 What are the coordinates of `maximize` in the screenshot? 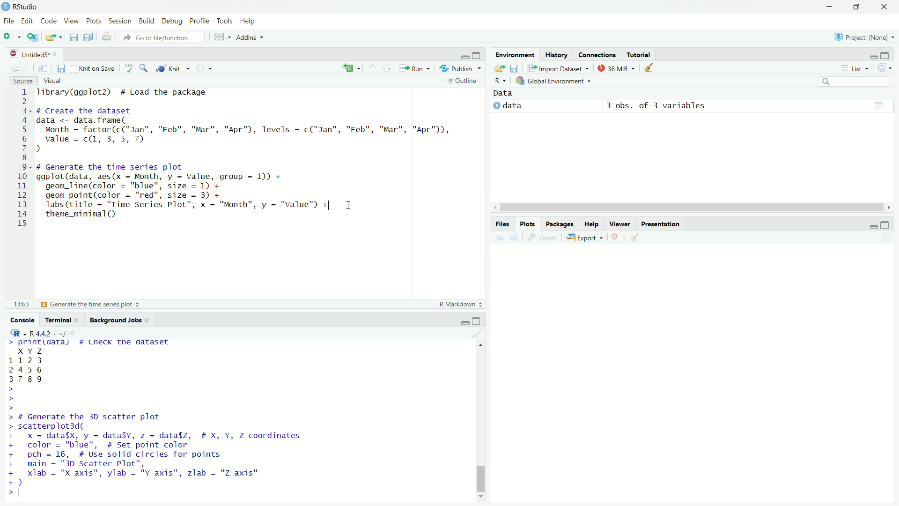 It's located at (858, 7).